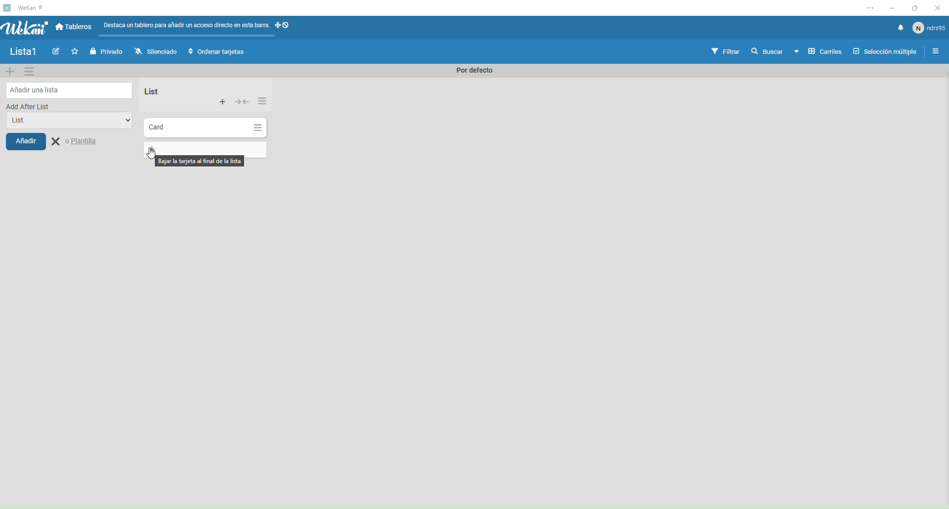 The image size is (949, 509). I want to click on Files, so click(187, 27).